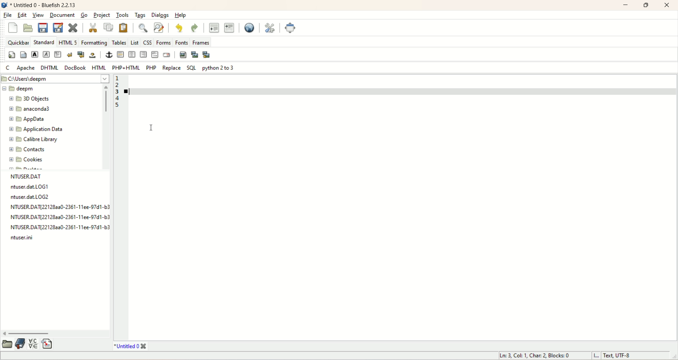 This screenshot has width=678, height=360. What do you see at coordinates (109, 27) in the screenshot?
I see `copy` at bounding box center [109, 27].